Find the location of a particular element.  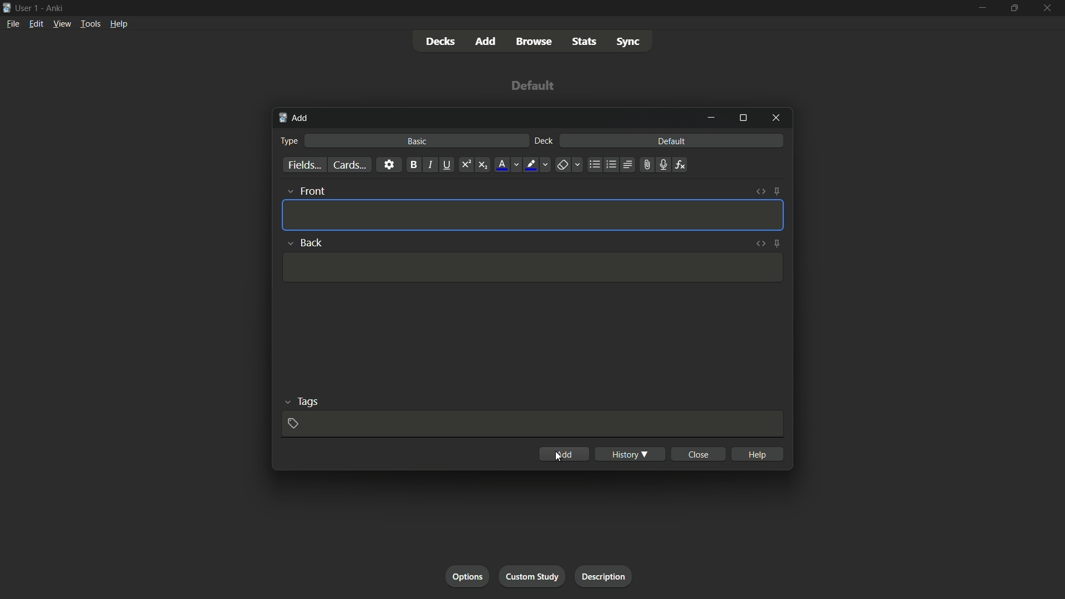

basic is located at coordinates (418, 141).